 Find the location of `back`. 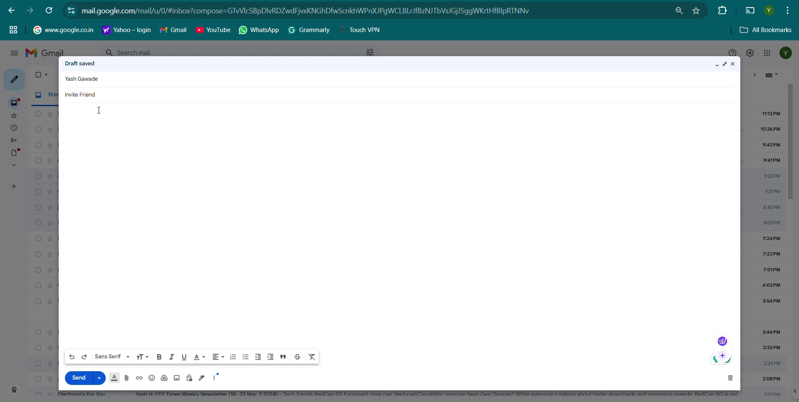

back is located at coordinates (12, 10).